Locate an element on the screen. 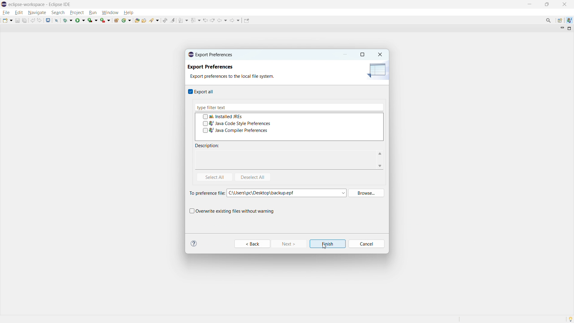  toggle ant editor auto reconcile is located at coordinates (165, 20).